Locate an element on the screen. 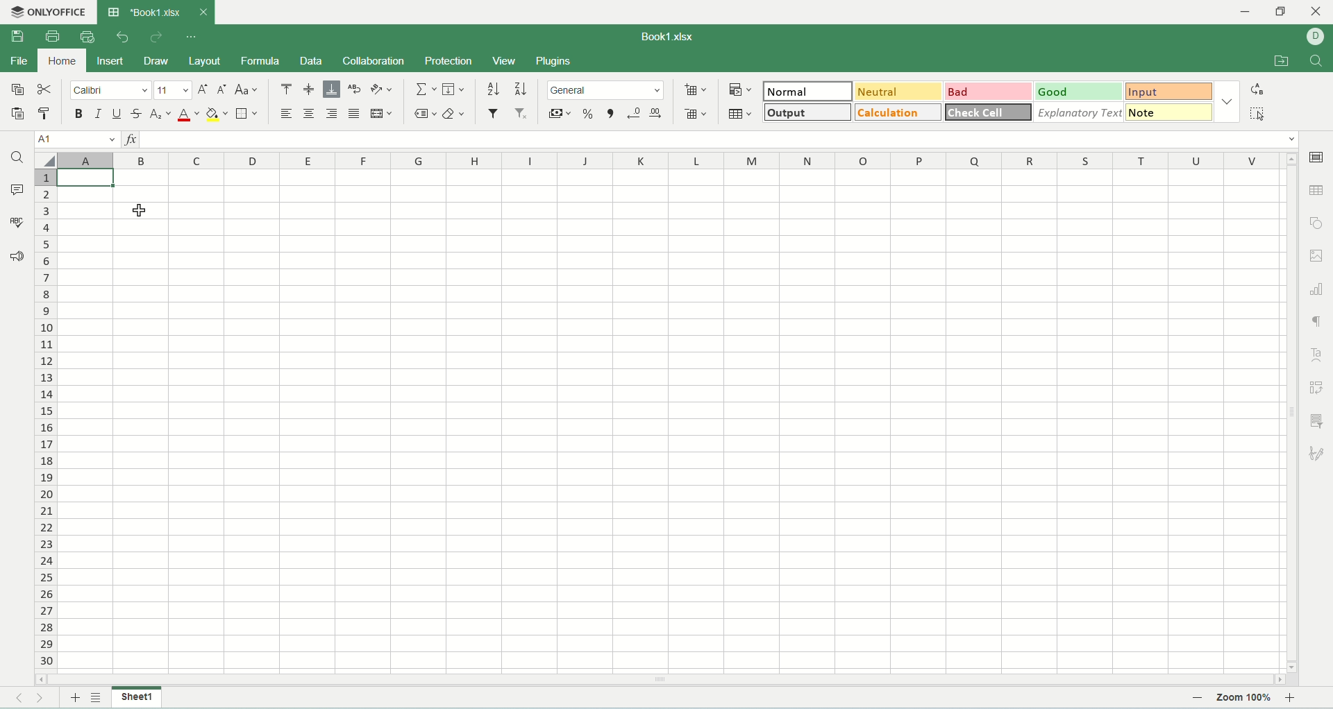  list of sheet is located at coordinates (97, 698).